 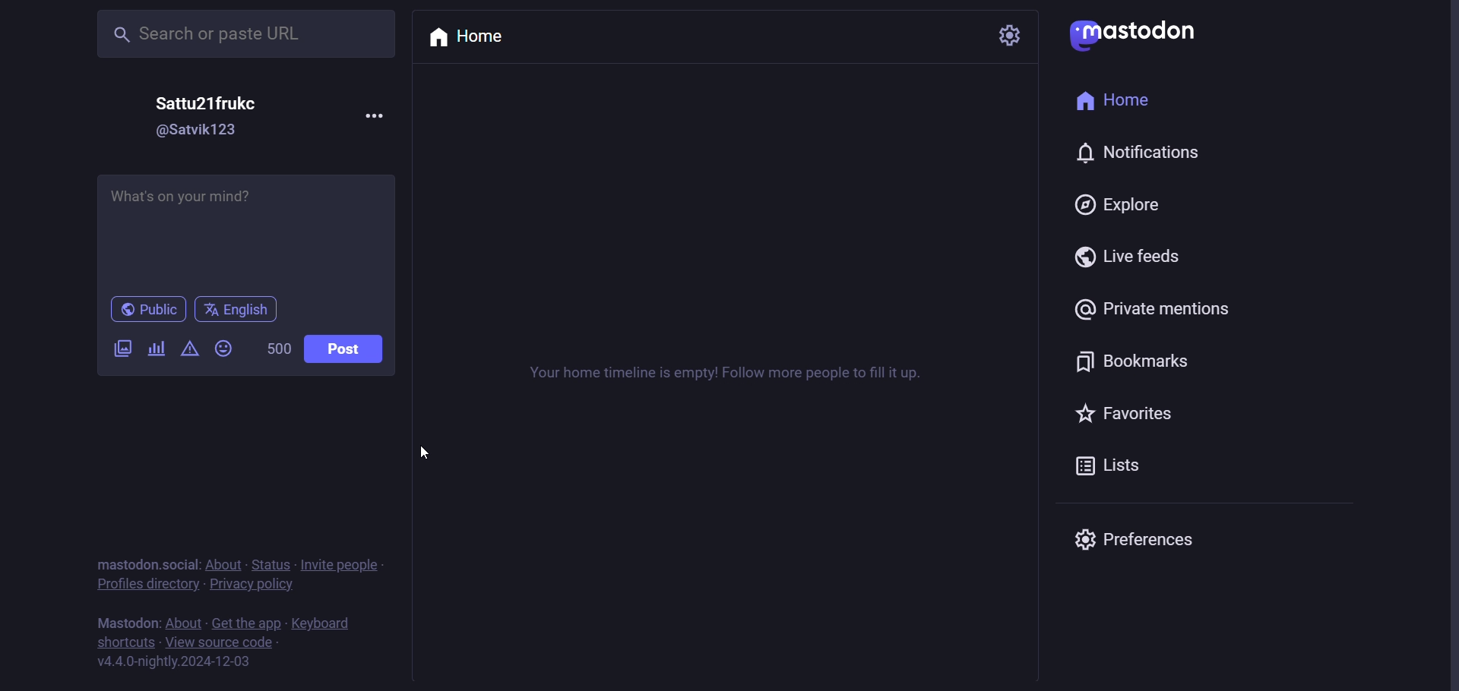 What do you see at coordinates (271, 346) in the screenshot?
I see `500` at bounding box center [271, 346].